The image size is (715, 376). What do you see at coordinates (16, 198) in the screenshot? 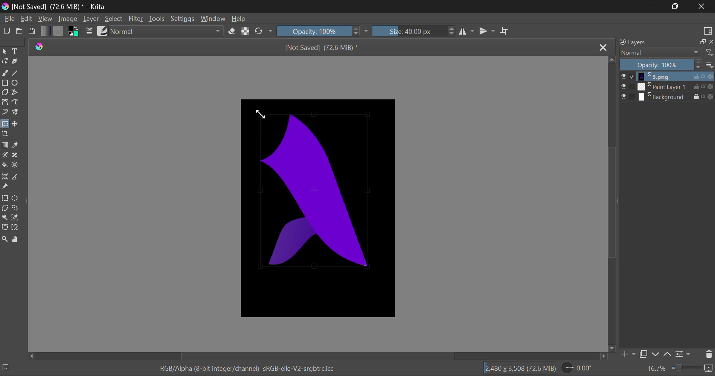
I see `Circular Selection` at bounding box center [16, 198].